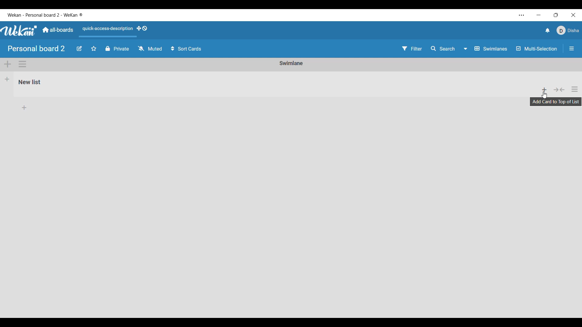 The width and height of the screenshot is (582, 327). Describe the element at coordinates (568, 30) in the screenshot. I see `Current account` at that location.